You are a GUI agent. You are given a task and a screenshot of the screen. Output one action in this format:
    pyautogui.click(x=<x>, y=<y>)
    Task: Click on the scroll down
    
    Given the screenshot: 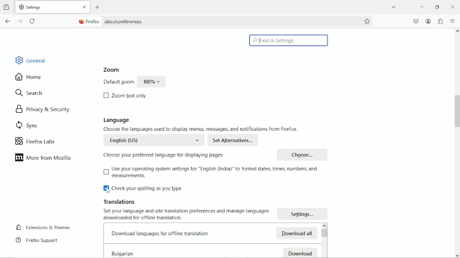 What is the action you would take?
    pyautogui.click(x=457, y=255)
    